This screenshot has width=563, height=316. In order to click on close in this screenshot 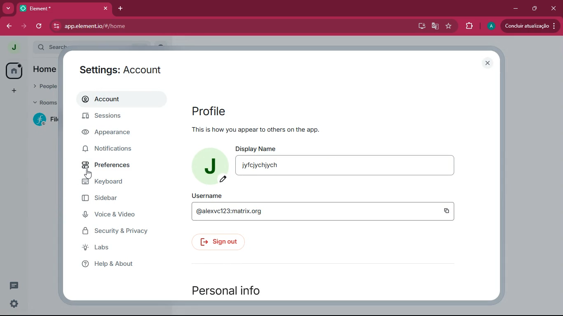, I will do `click(488, 63)`.